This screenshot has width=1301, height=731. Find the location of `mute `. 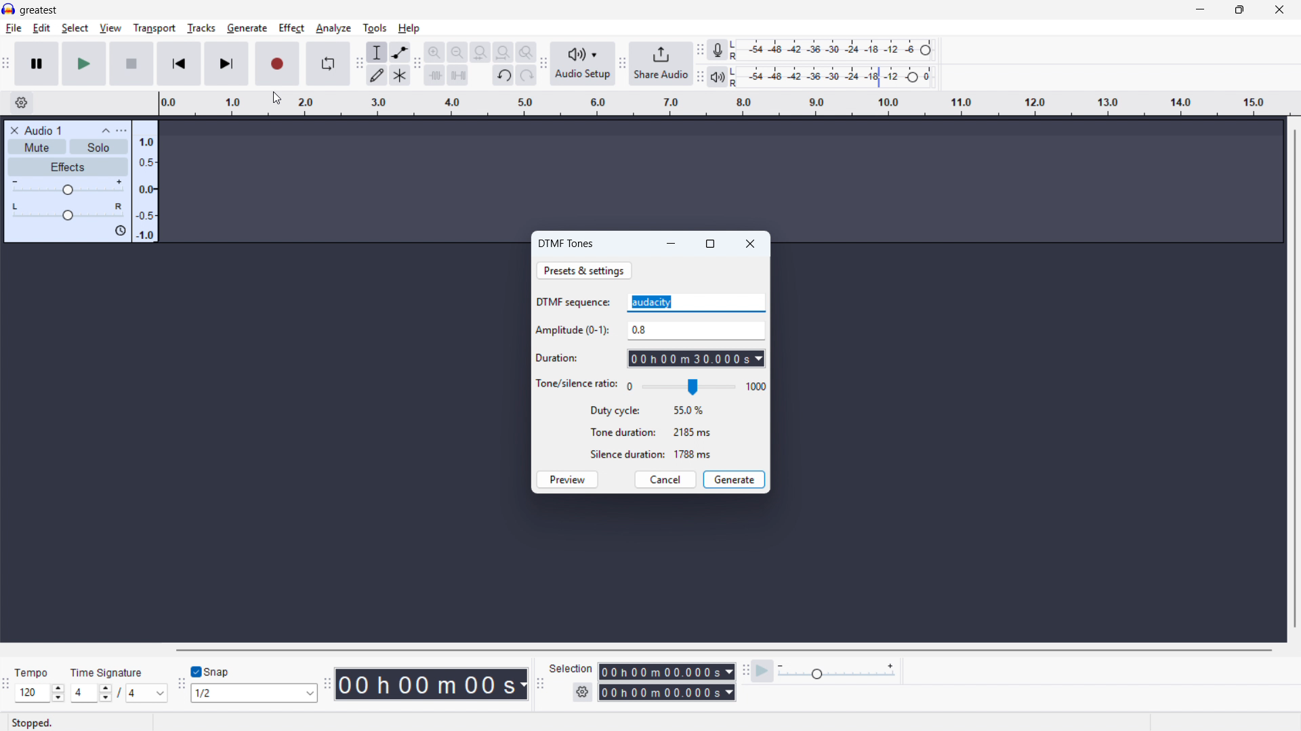

mute  is located at coordinates (37, 147).